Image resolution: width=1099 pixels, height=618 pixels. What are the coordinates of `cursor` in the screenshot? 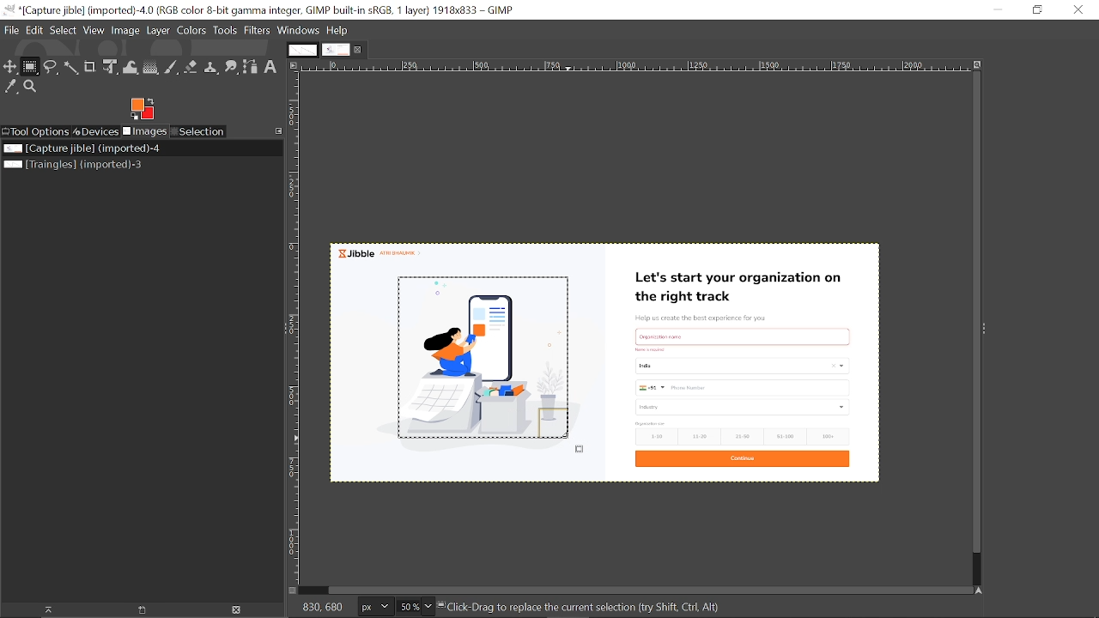 It's located at (571, 445).